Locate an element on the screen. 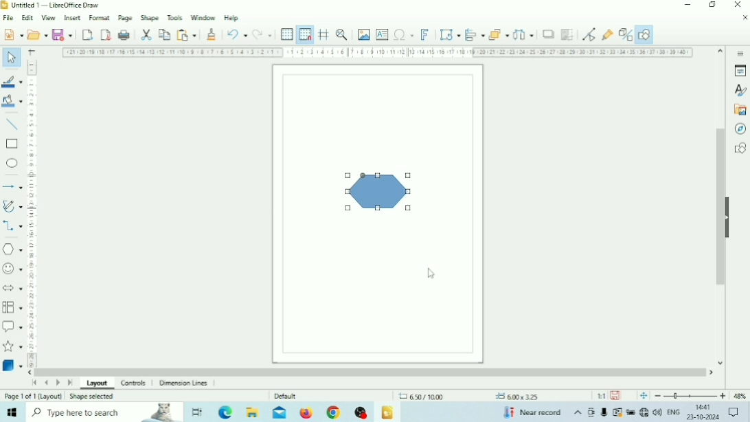  Insert Fontwork Text is located at coordinates (424, 34).